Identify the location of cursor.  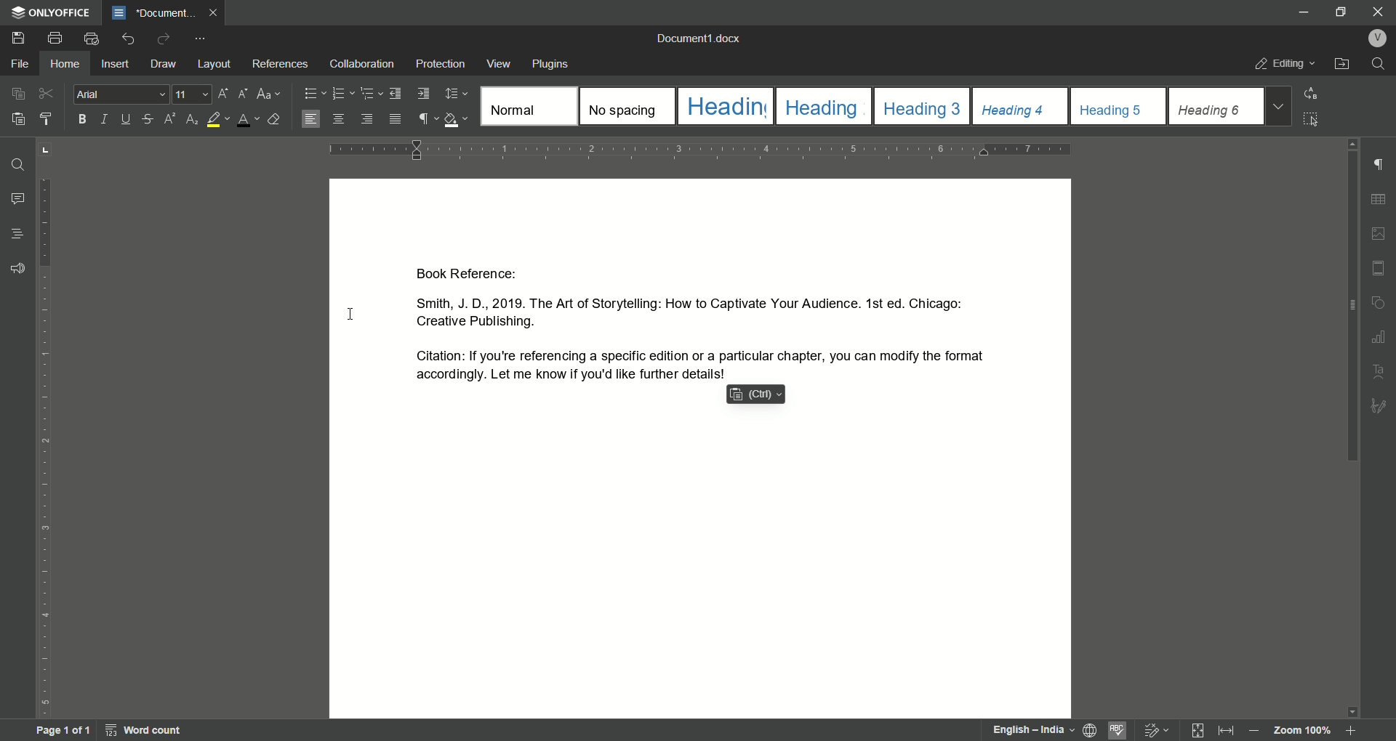
(351, 314).